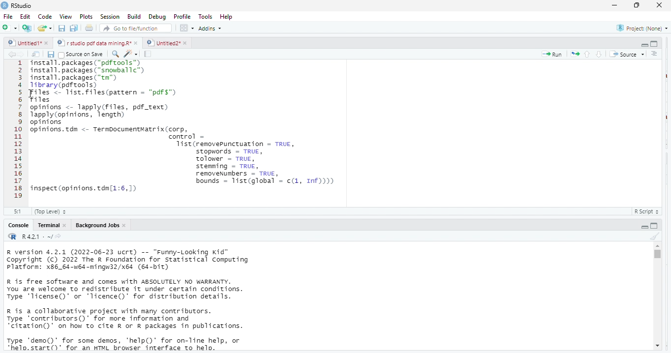  What do you see at coordinates (552, 54) in the screenshot?
I see `run` at bounding box center [552, 54].